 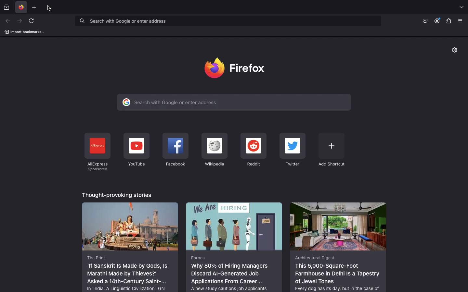 What do you see at coordinates (331, 149) in the screenshot?
I see `Add shortcut` at bounding box center [331, 149].